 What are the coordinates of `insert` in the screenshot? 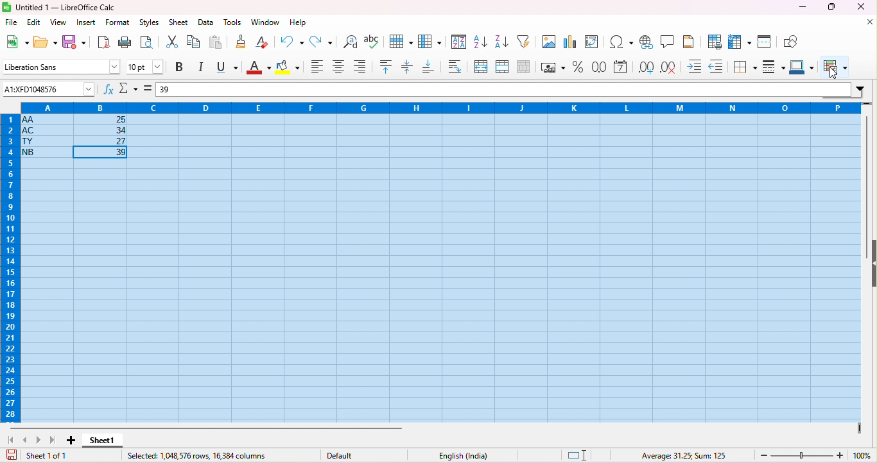 It's located at (85, 22).